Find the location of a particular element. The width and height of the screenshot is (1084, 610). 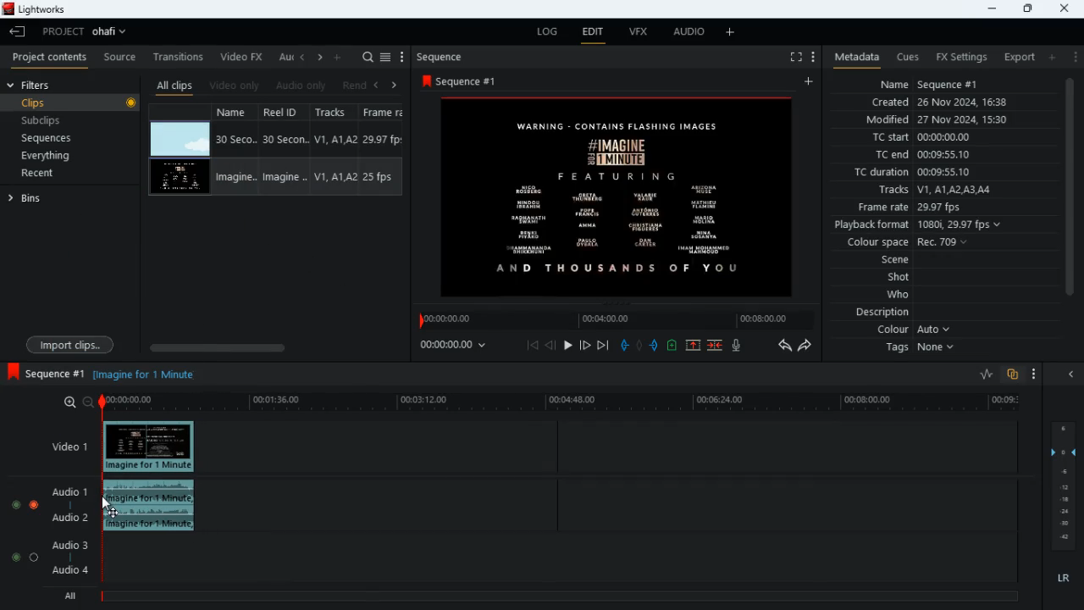

tracks is located at coordinates (933, 191).